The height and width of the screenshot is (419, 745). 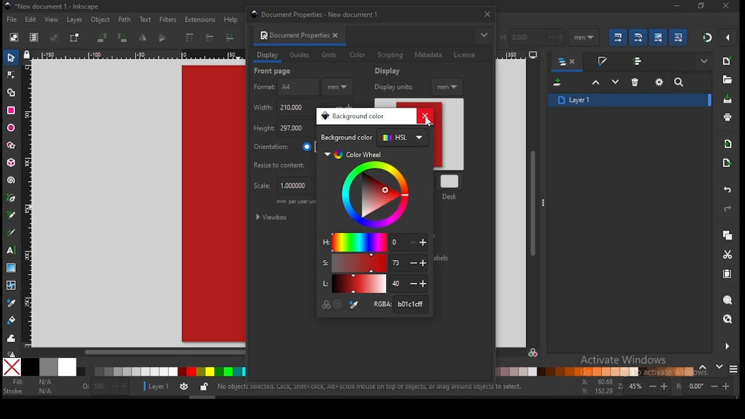 What do you see at coordinates (354, 305) in the screenshot?
I see `pick color from image` at bounding box center [354, 305].